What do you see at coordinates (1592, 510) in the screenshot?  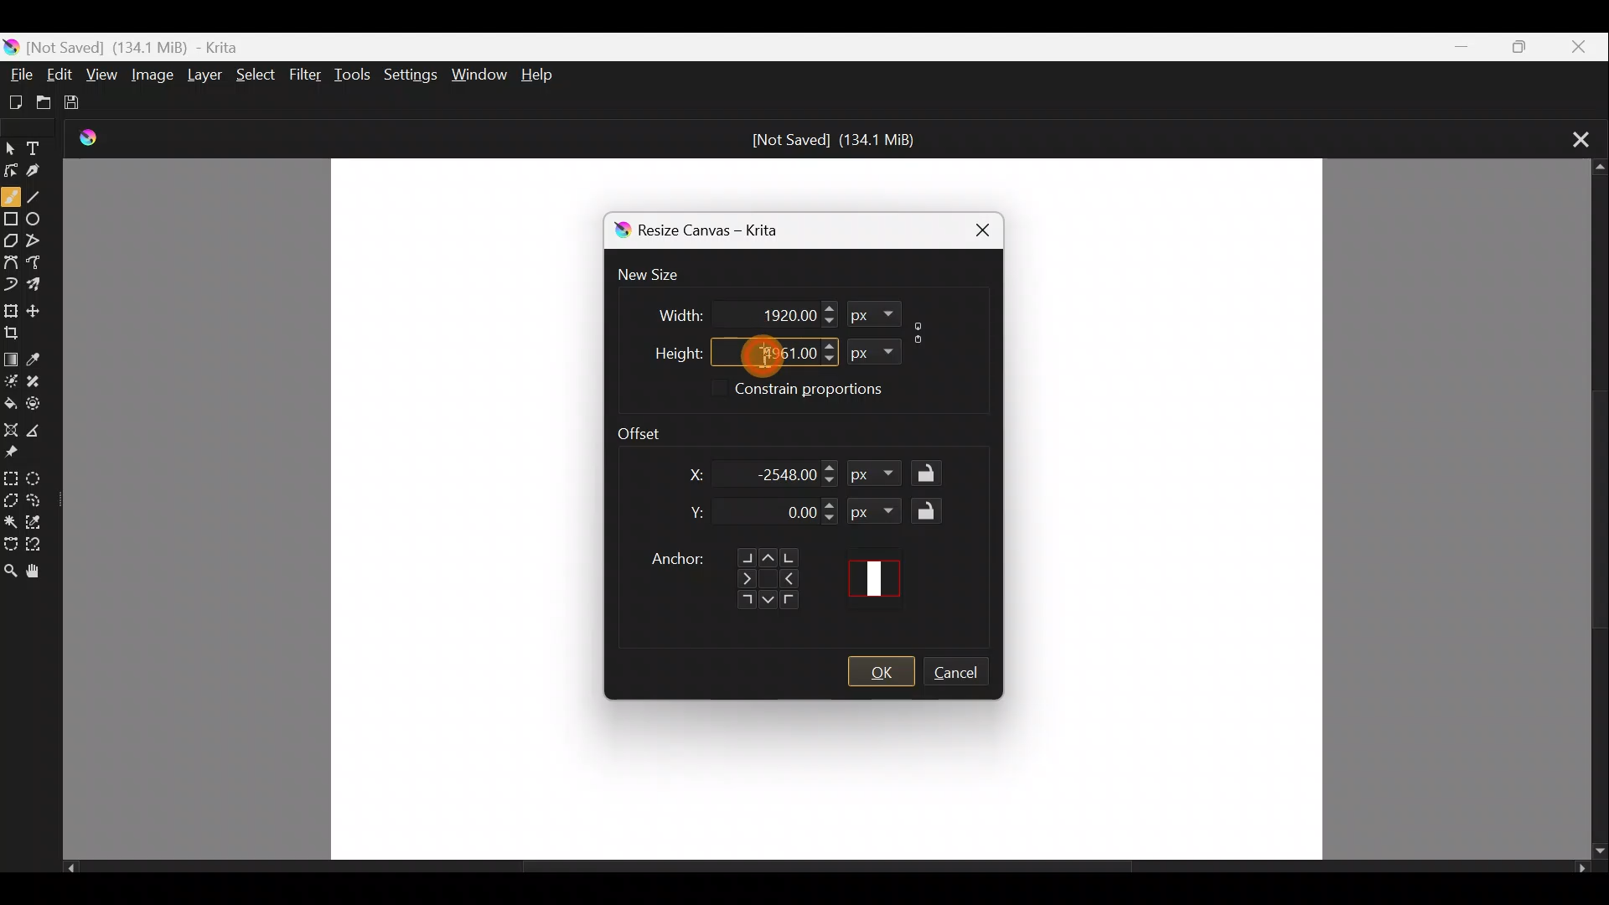 I see `Scroll bar` at bounding box center [1592, 510].